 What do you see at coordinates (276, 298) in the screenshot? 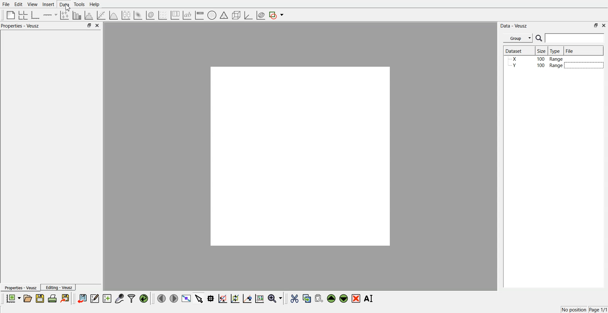
I see `Zoom function menu` at bounding box center [276, 298].